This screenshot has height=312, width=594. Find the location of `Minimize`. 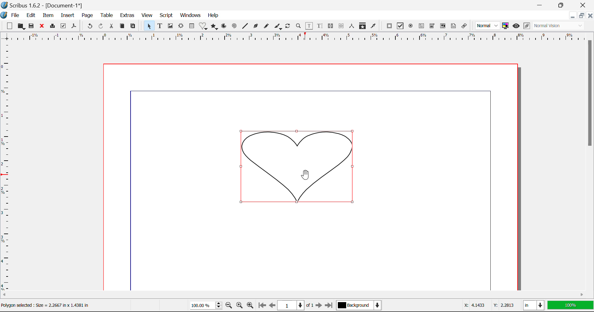

Minimize is located at coordinates (564, 5).